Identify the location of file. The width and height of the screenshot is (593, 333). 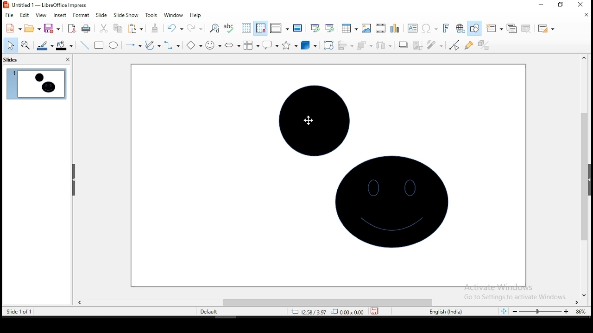
(9, 15).